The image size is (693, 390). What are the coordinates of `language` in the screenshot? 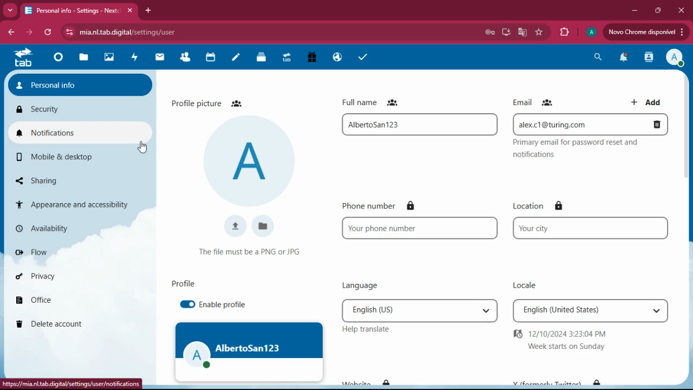 It's located at (420, 310).